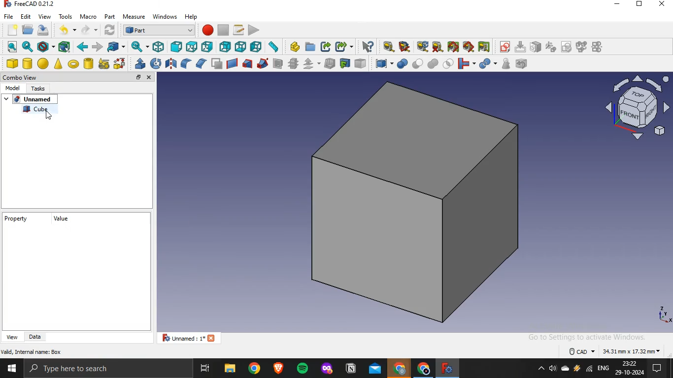 This screenshot has height=378, width=673. I want to click on outlook, so click(375, 370).